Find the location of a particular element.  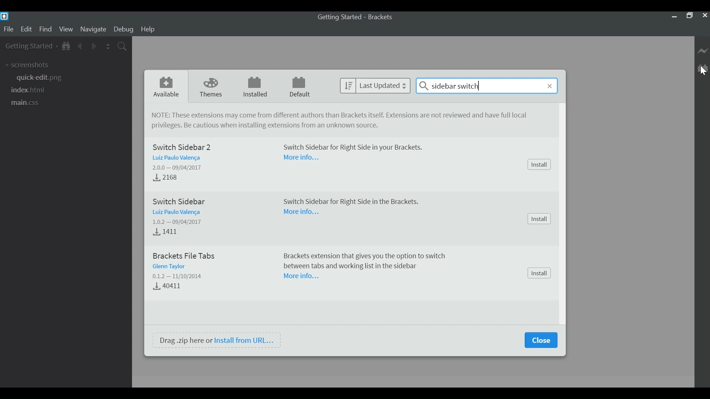

quick-edit.png is located at coordinates (43, 78).